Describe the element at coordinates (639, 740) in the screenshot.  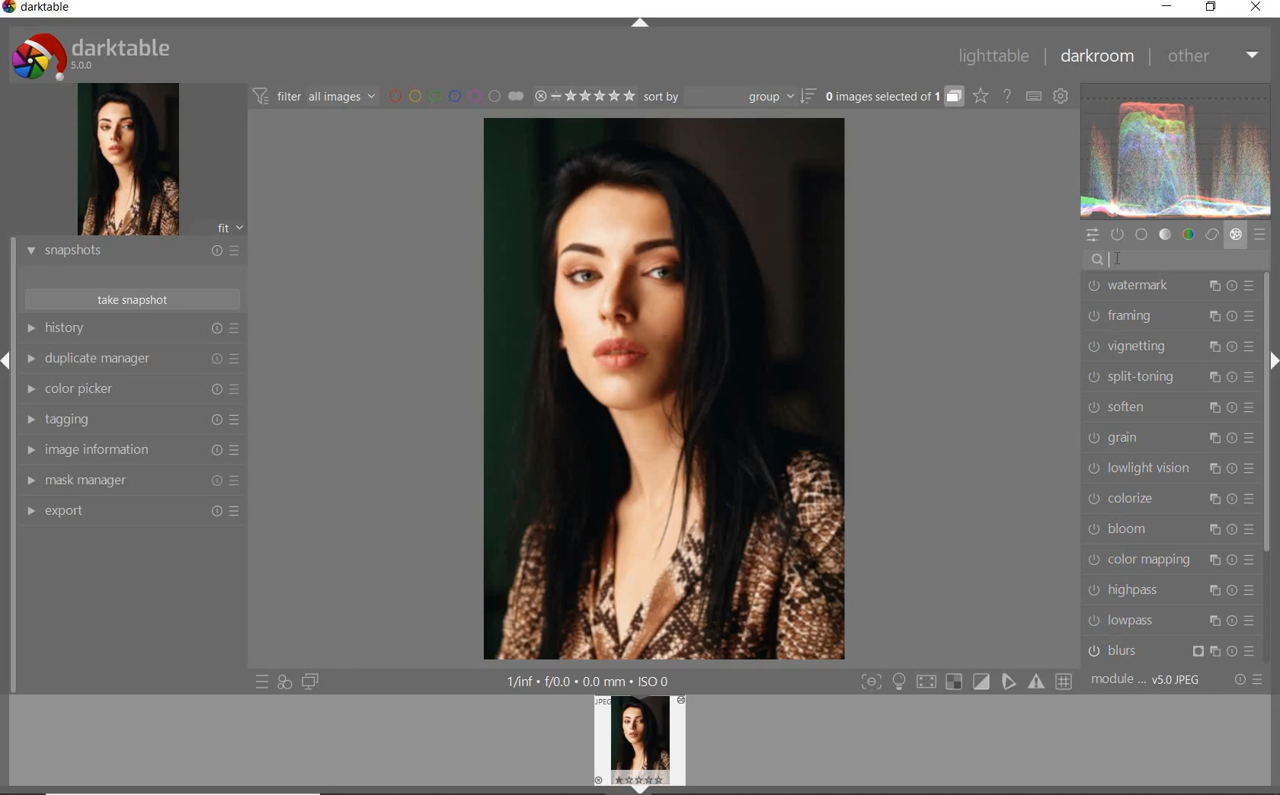
I see `Preview Image` at that location.